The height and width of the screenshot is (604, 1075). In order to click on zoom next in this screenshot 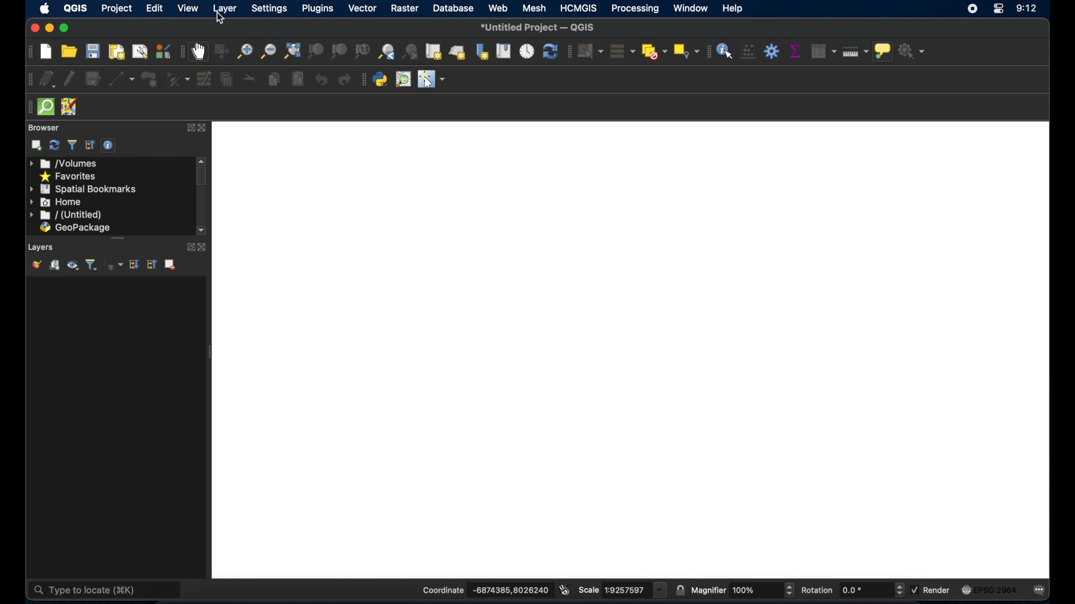, I will do `click(412, 51)`.